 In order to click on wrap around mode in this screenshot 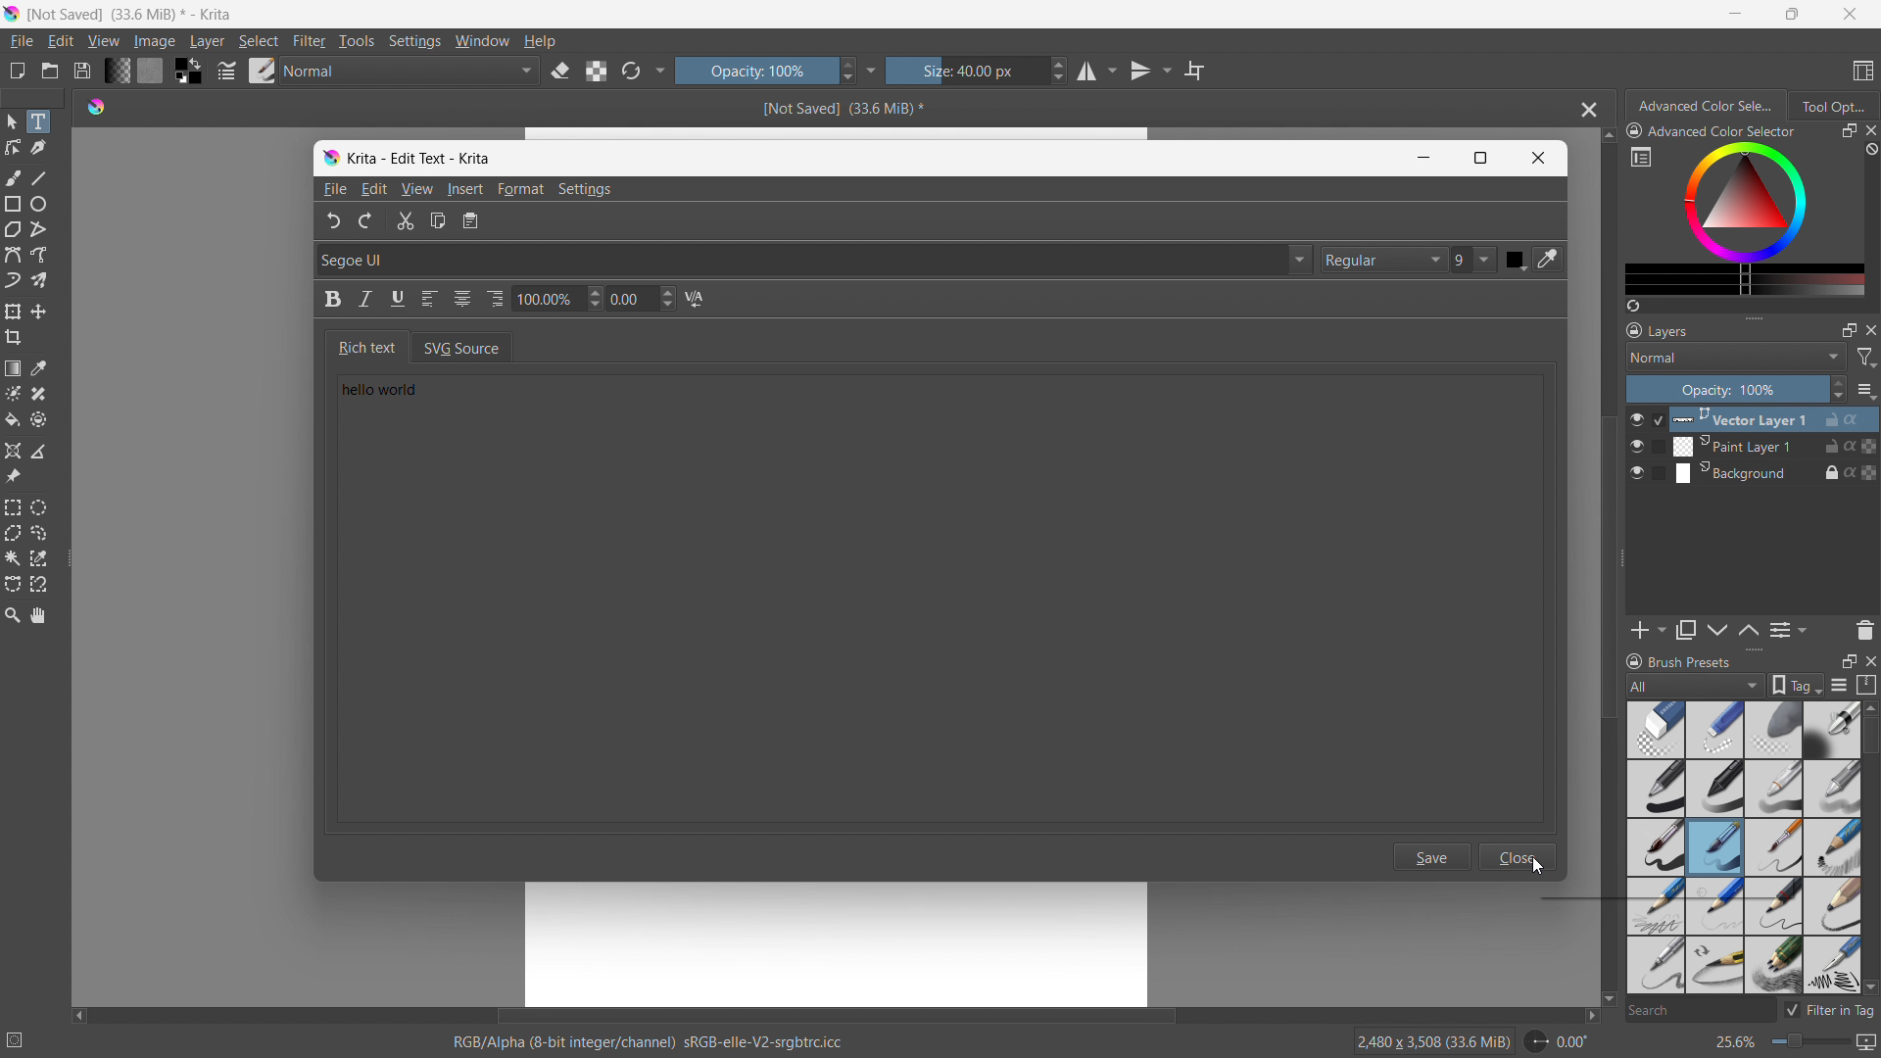, I will do `click(1195, 70)`.